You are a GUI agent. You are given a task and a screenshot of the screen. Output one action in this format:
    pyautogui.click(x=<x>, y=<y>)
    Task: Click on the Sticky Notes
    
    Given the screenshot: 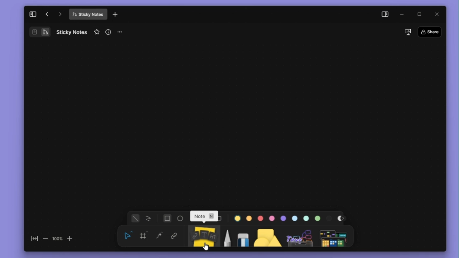 What is the action you would take?
    pyautogui.click(x=87, y=15)
    